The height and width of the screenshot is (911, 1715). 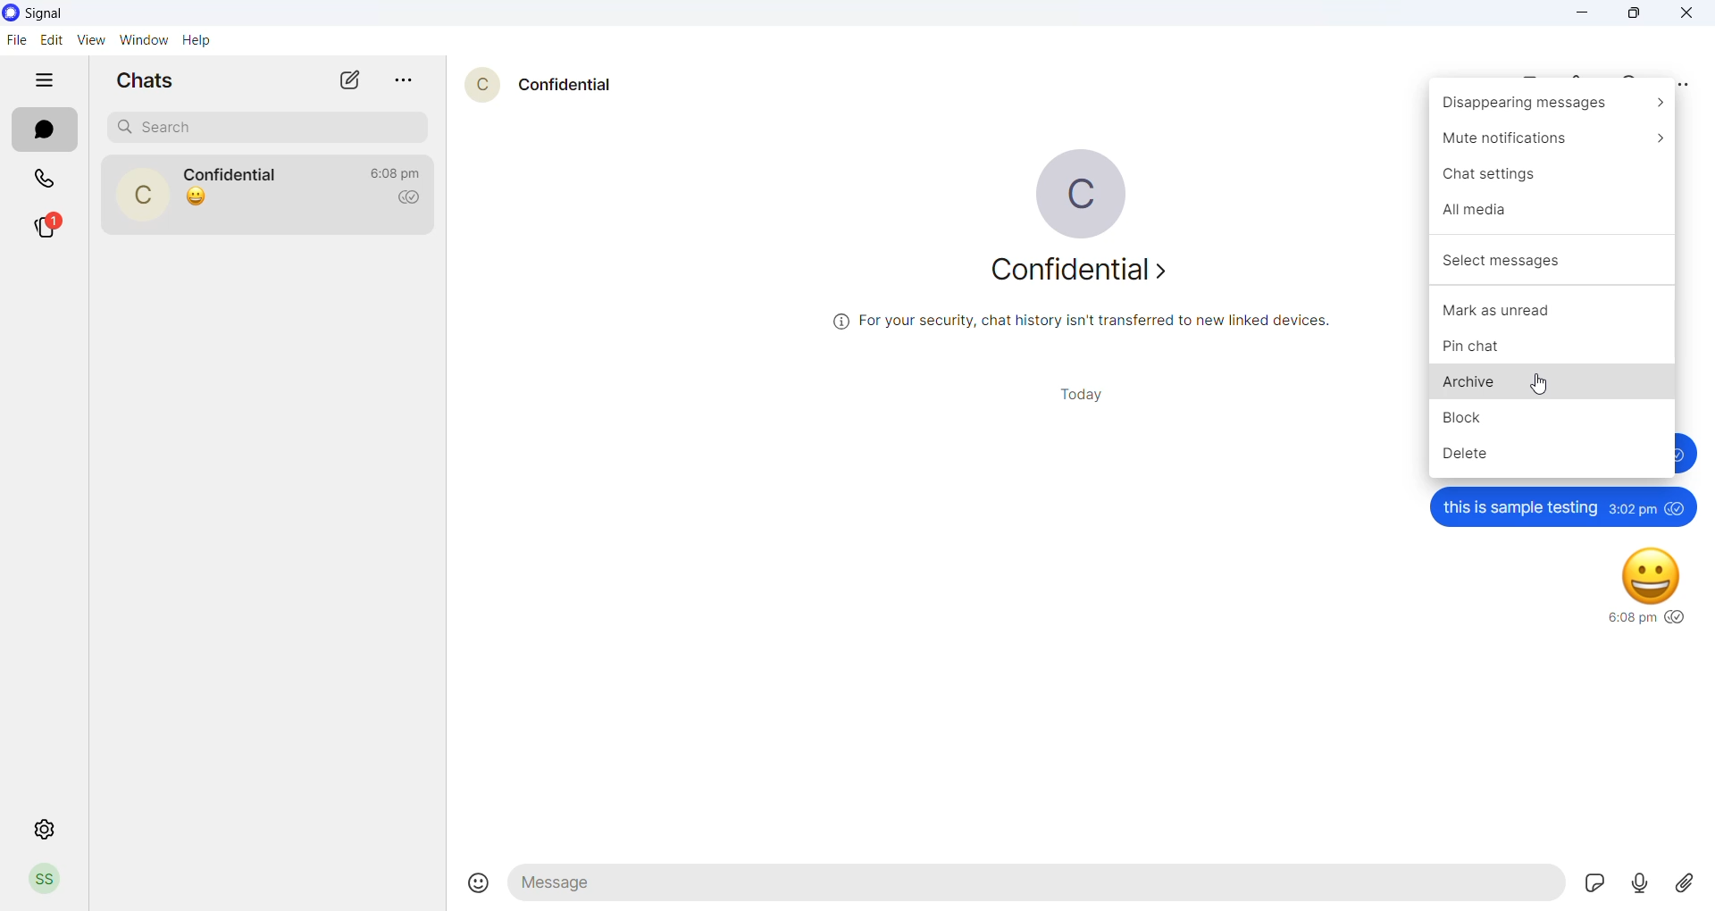 What do you see at coordinates (1686, 11) in the screenshot?
I see `close` at bounding box center [1686, 11].